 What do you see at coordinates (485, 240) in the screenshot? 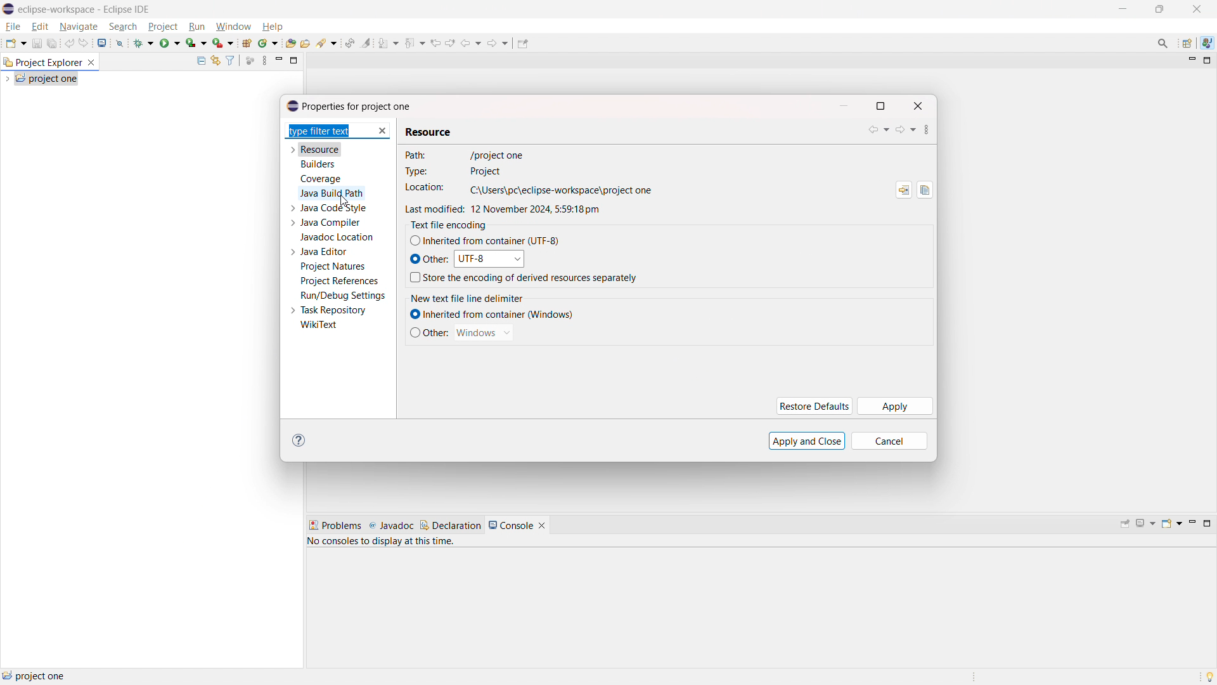
I see `inherted from container (UTF-8)` at bounding box center [485, 240].